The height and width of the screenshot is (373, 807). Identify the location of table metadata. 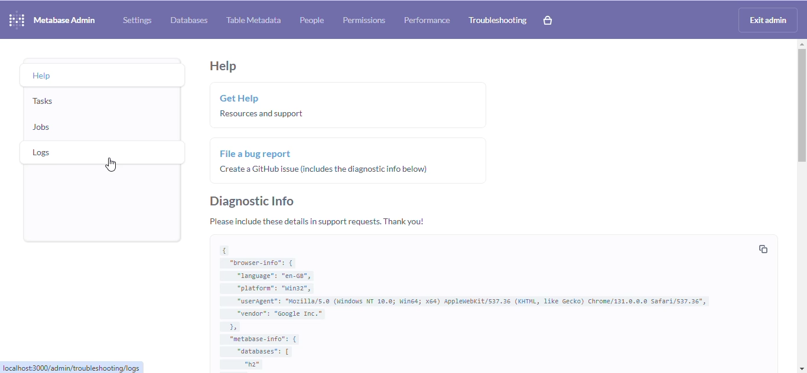
(253, 19).